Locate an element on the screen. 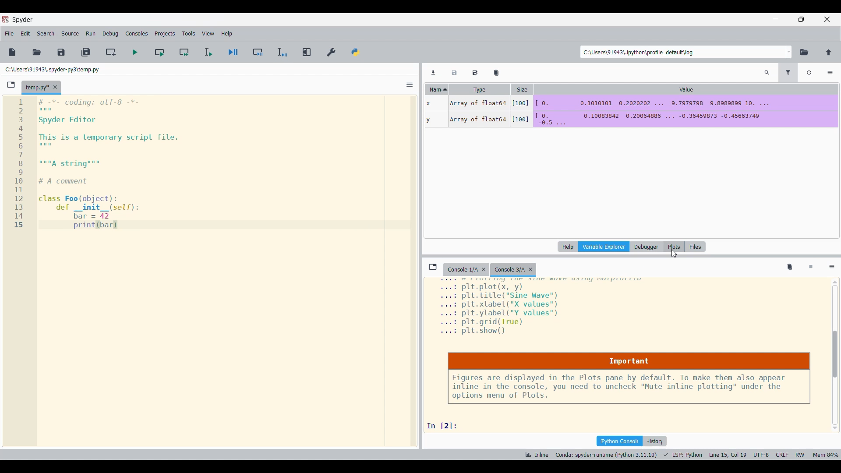 The image size is (841, 473). Close tab is located at coordinates (55, 87).